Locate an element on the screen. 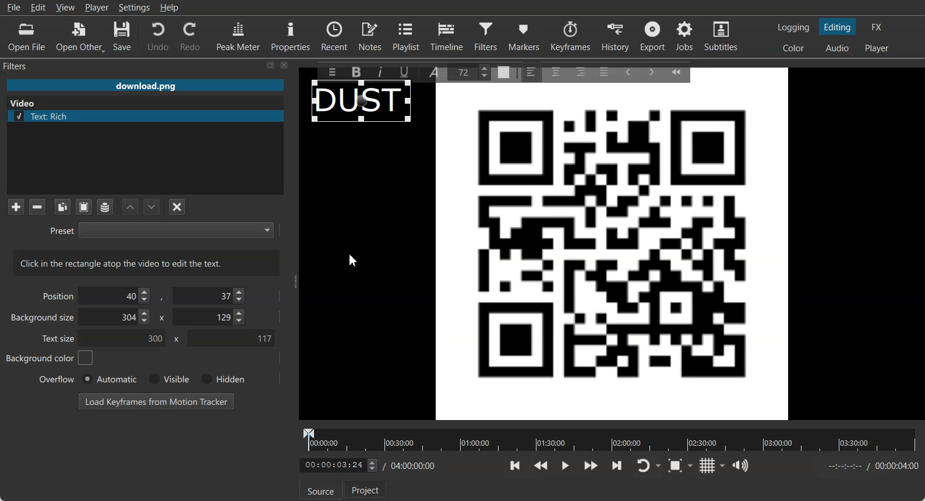 The height and width of the screenshot is (501, 925). Notes is located at coordinates (371, 36).